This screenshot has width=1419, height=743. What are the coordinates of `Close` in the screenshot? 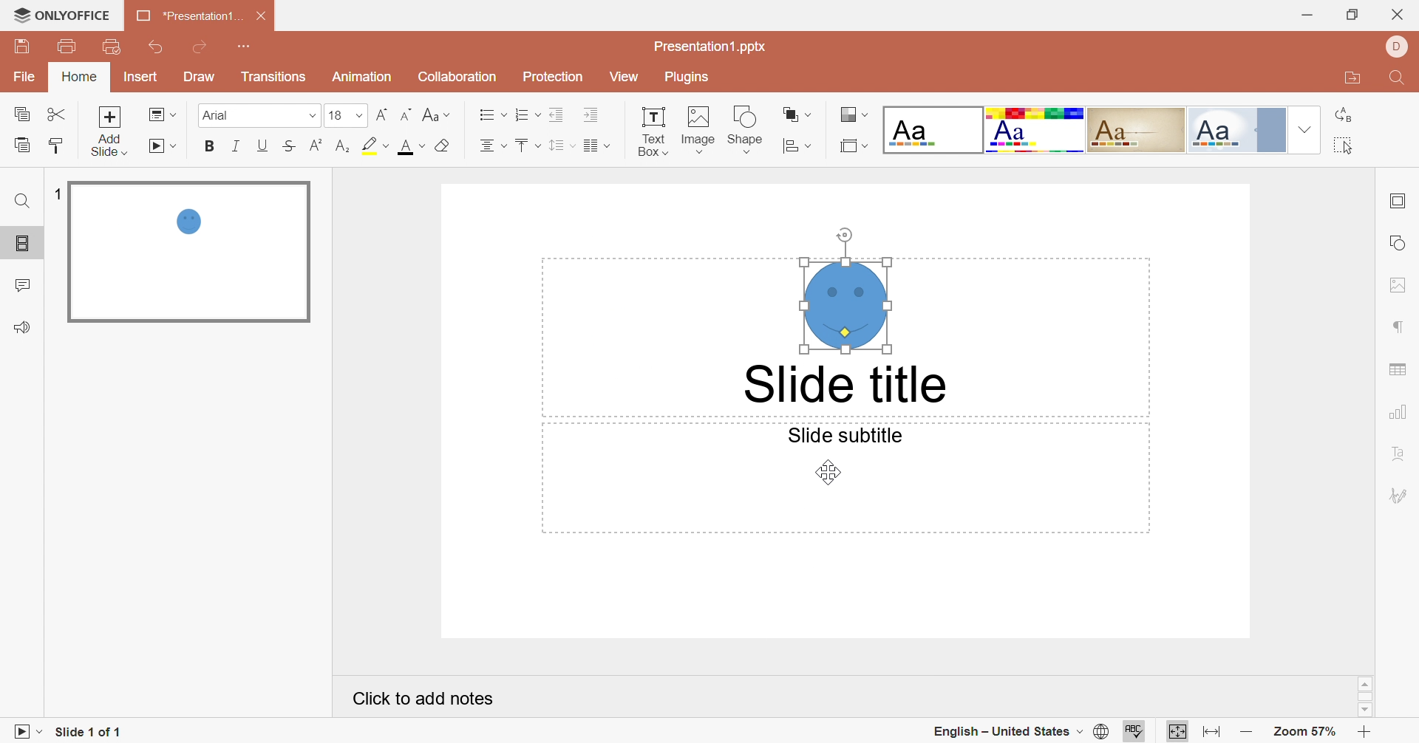 It's located at (1399, 14).